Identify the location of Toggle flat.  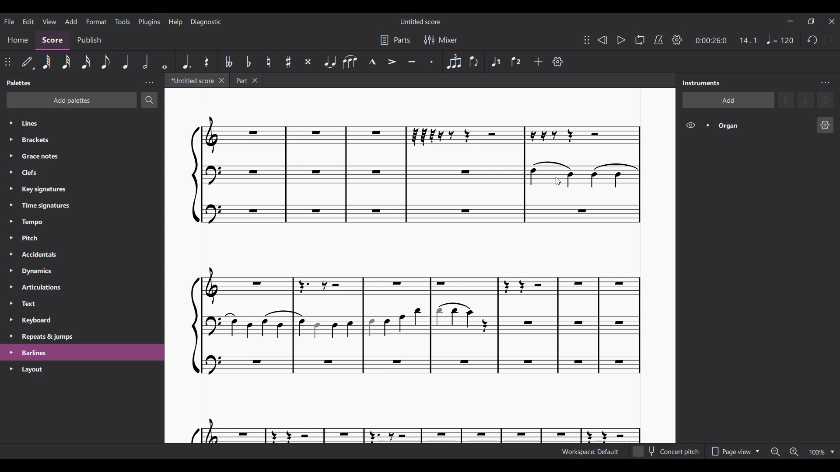
(248, 62).